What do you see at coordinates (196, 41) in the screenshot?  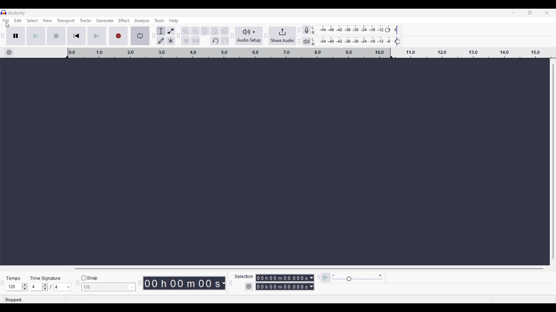 I see `Silence audio selection` at bounding box center [196, 41].